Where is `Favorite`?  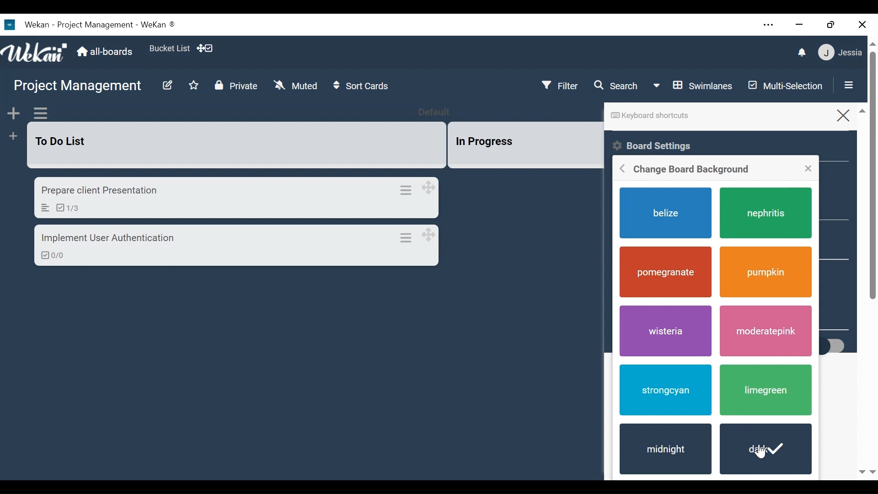
Favorite is located at coordinates (170, 49).